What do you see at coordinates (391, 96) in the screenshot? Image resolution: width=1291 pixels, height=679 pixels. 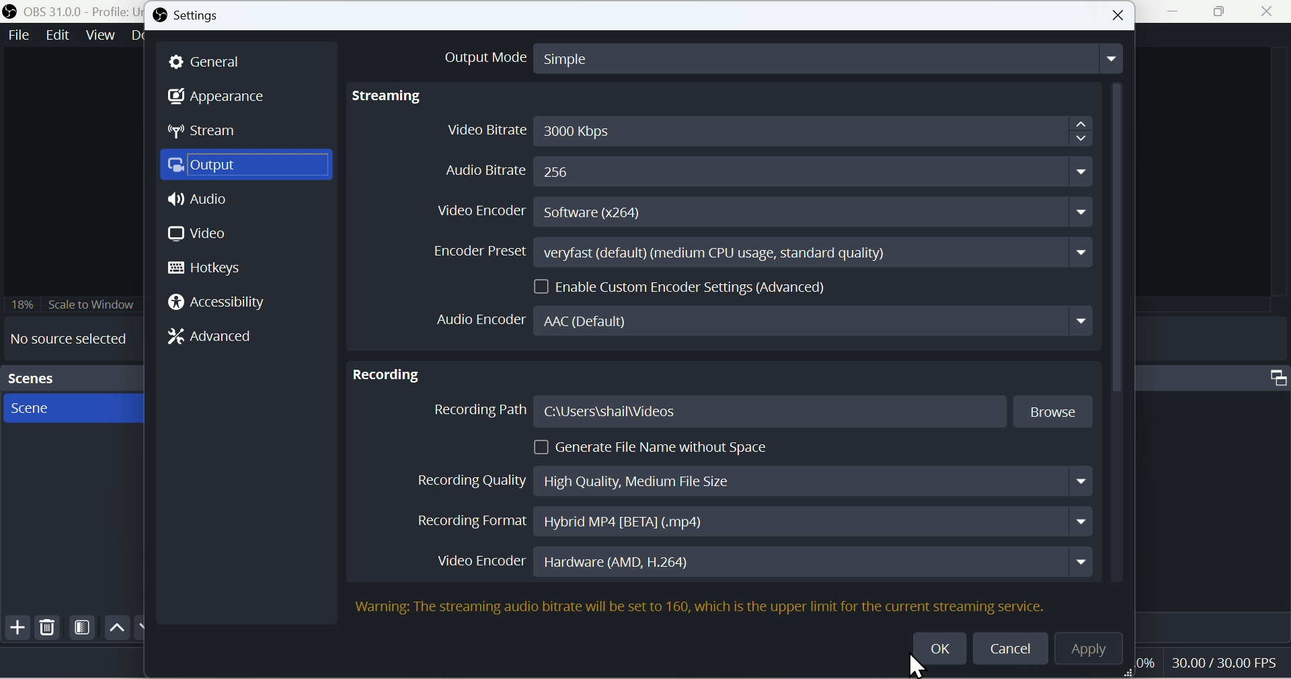 I see `Streaming` at bounding box center [391, 96].